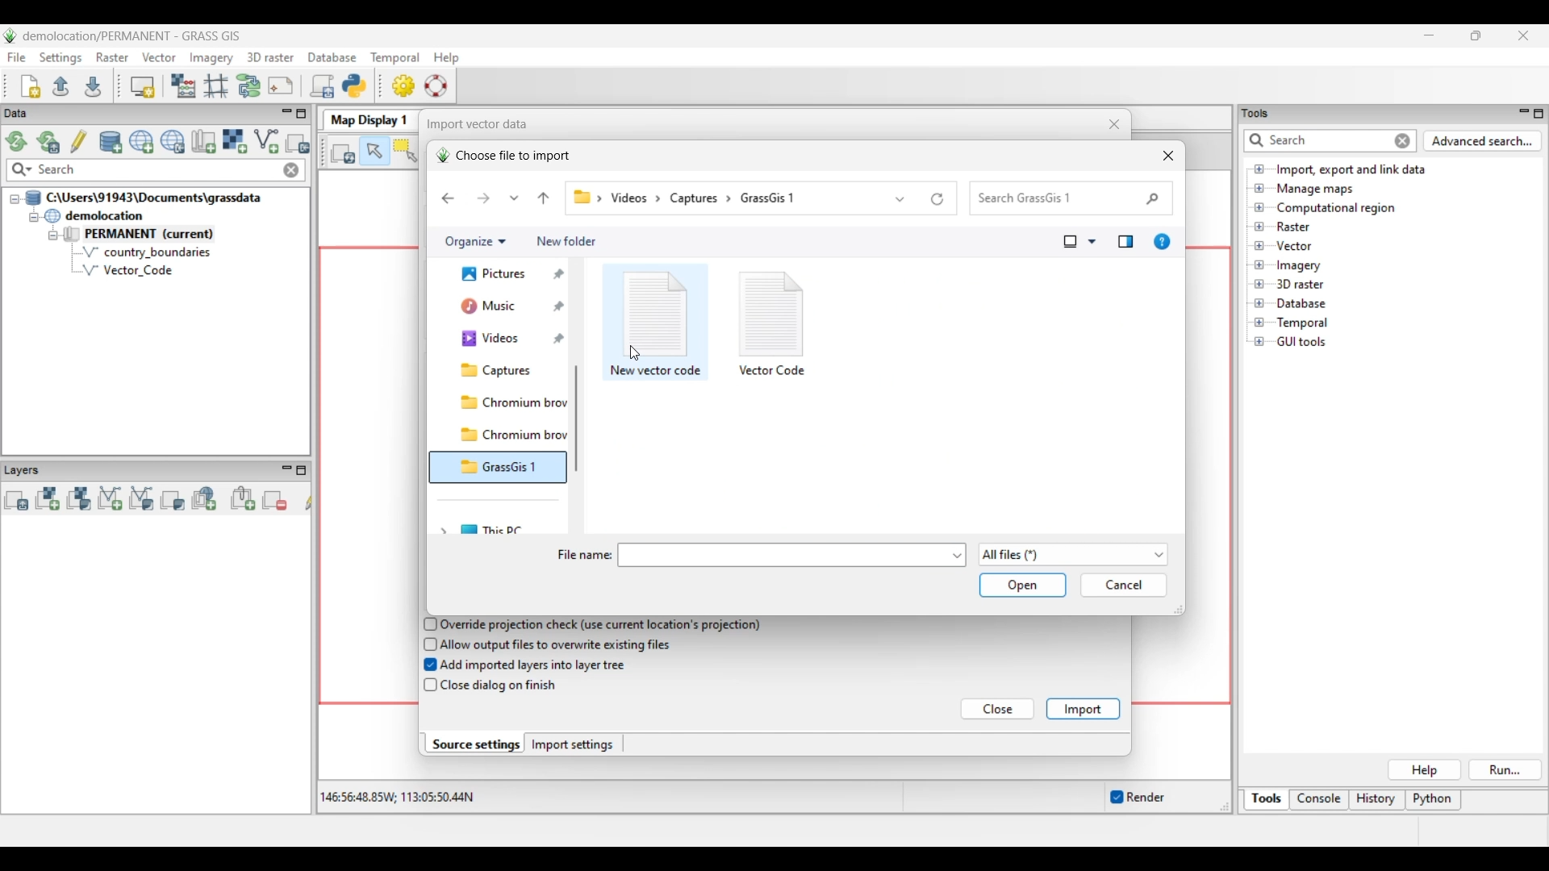 This screenshot has height=871, width=1549. What do you see at coordinates (286, 470) in the screenshot?
I see `Minimize Layers panel` at bounding box center [286, 470].